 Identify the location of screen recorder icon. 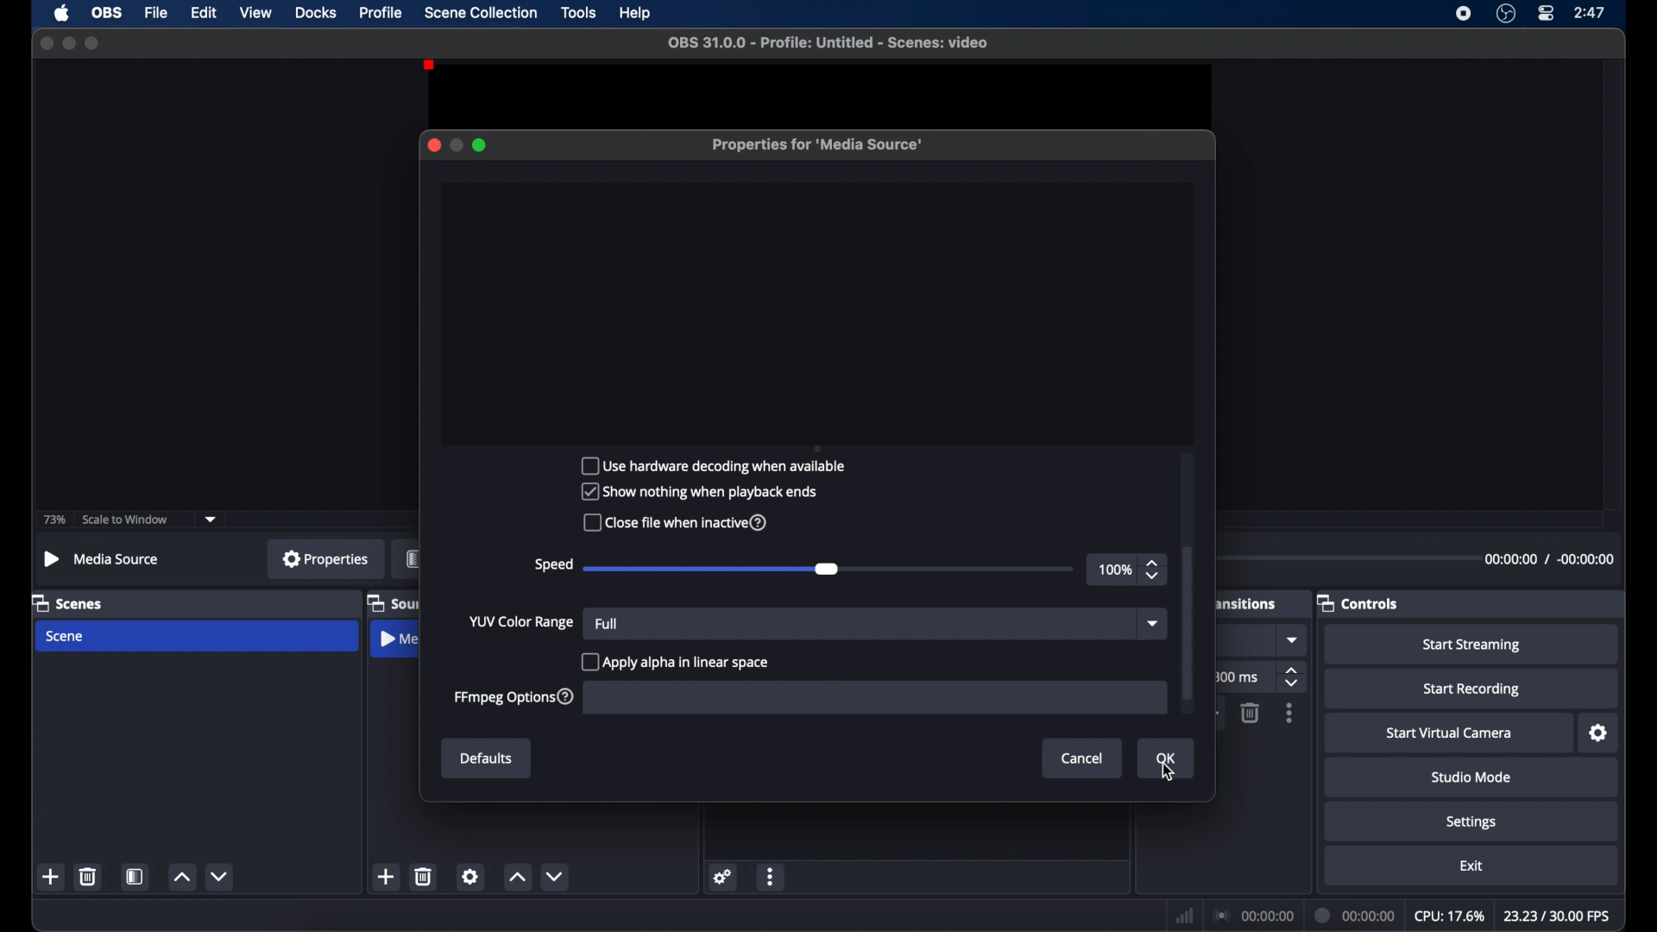
(1464, 14).